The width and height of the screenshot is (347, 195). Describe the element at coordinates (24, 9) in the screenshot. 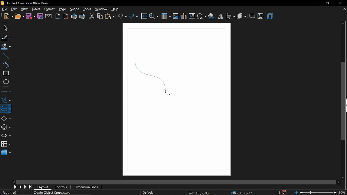

I see `view` at that location.